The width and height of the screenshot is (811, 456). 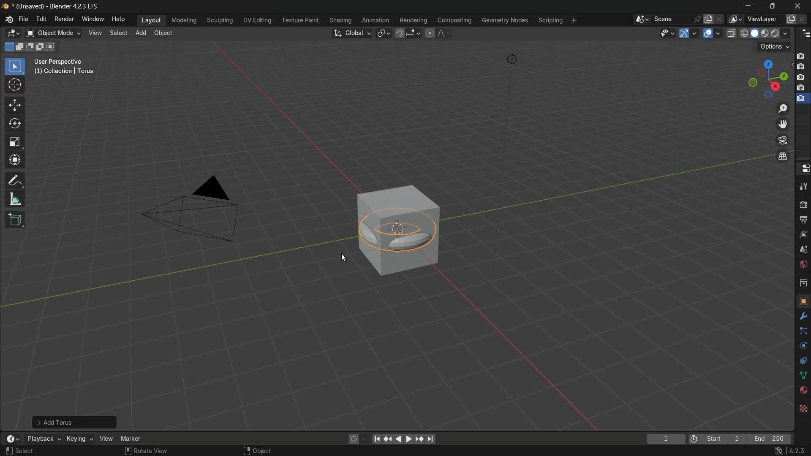 I want to click on 1, so click(x=666, y=440).